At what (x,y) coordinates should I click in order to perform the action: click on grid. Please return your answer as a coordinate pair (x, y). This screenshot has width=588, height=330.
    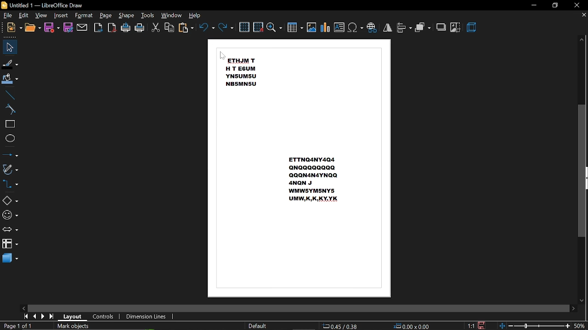
    Looking at the image, I should click on (244, 27).